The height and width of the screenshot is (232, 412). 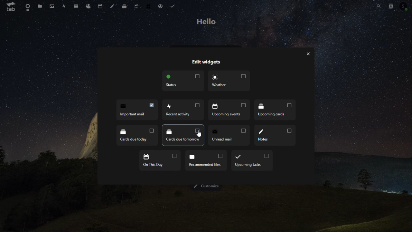 I want to click on On this day, so click(x=160, y=160).